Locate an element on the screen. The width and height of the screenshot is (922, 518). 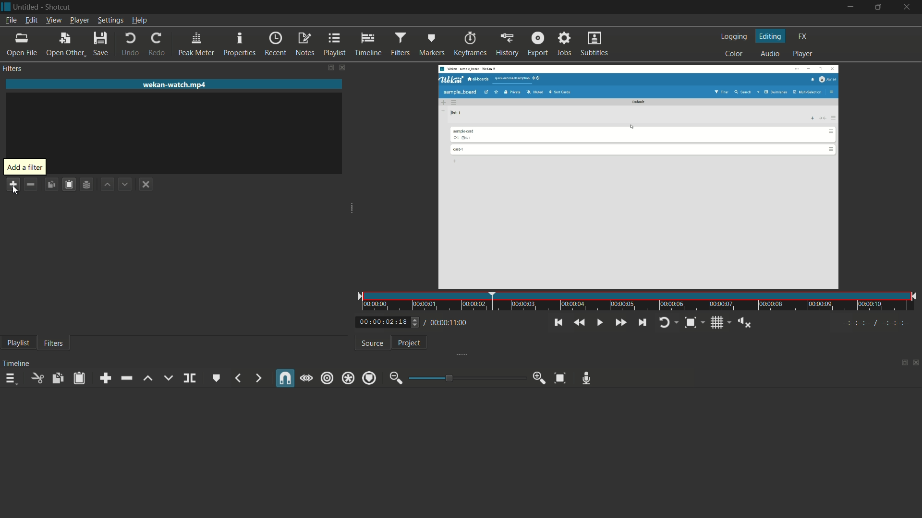
zoom in is located at coordinates (539, 378).